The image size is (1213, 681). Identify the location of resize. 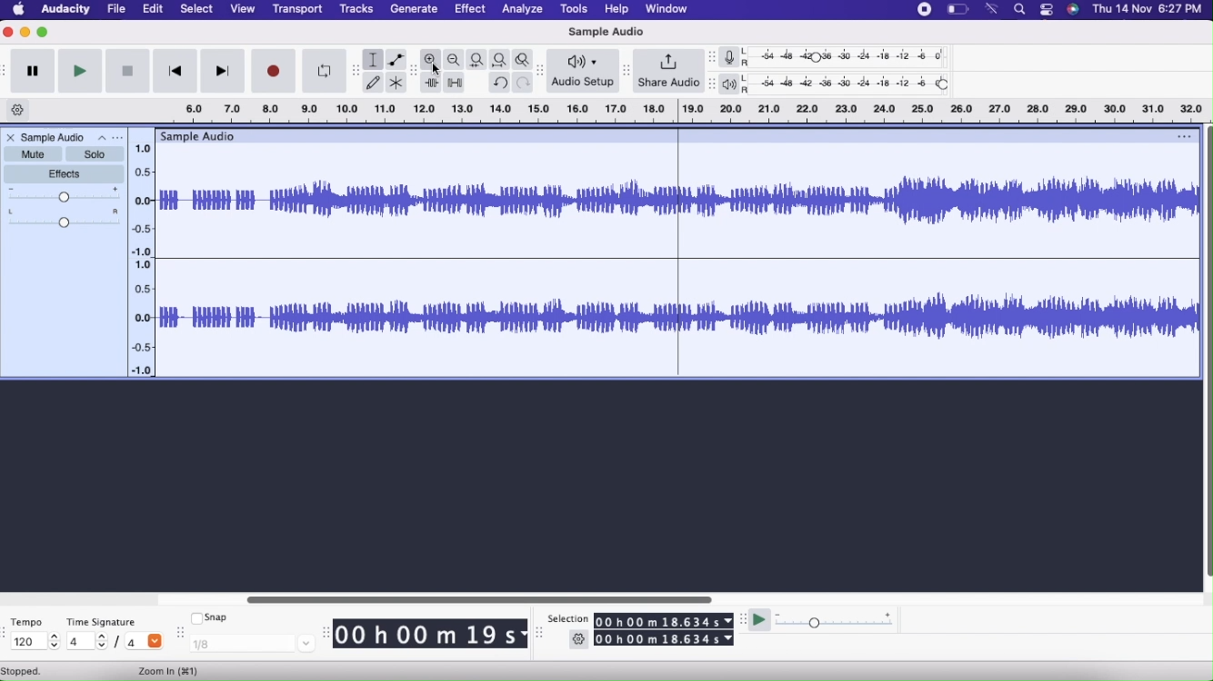
(743, 621).